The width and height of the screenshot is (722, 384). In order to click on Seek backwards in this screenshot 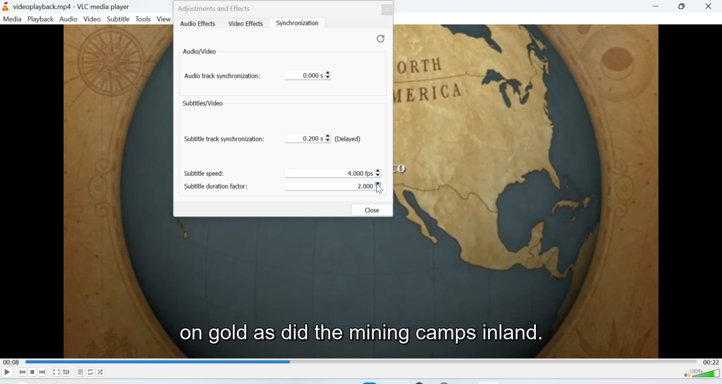, I will do `click(23, 372)`.